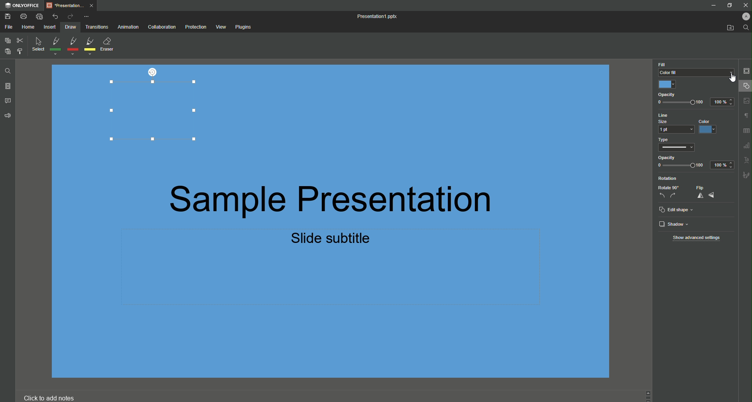 The image size is (752, 402). I want to click on Save, so click(9, 17).